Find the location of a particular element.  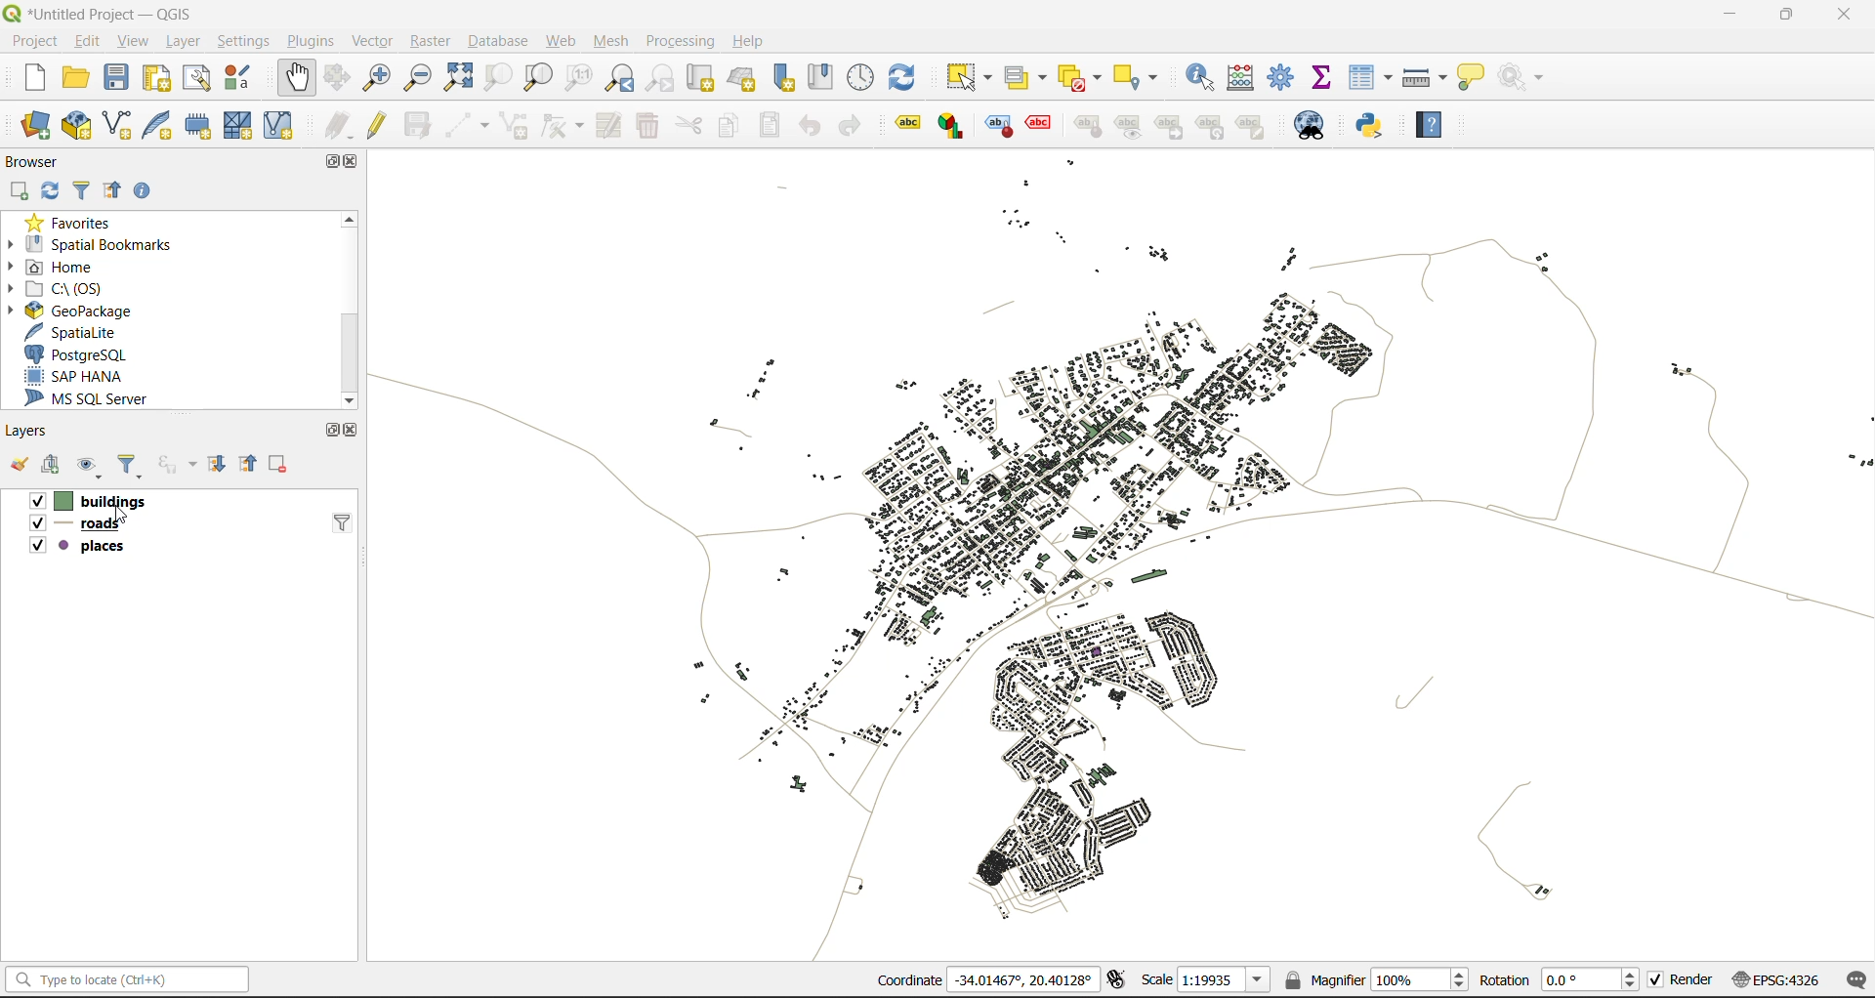

processing is located at coordinates (679, 40).